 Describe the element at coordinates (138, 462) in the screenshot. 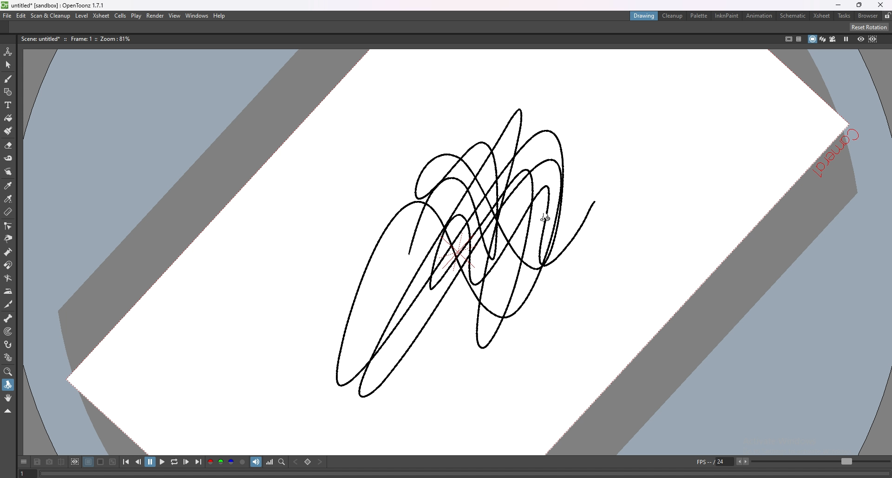

I see `previous frame` at that location.